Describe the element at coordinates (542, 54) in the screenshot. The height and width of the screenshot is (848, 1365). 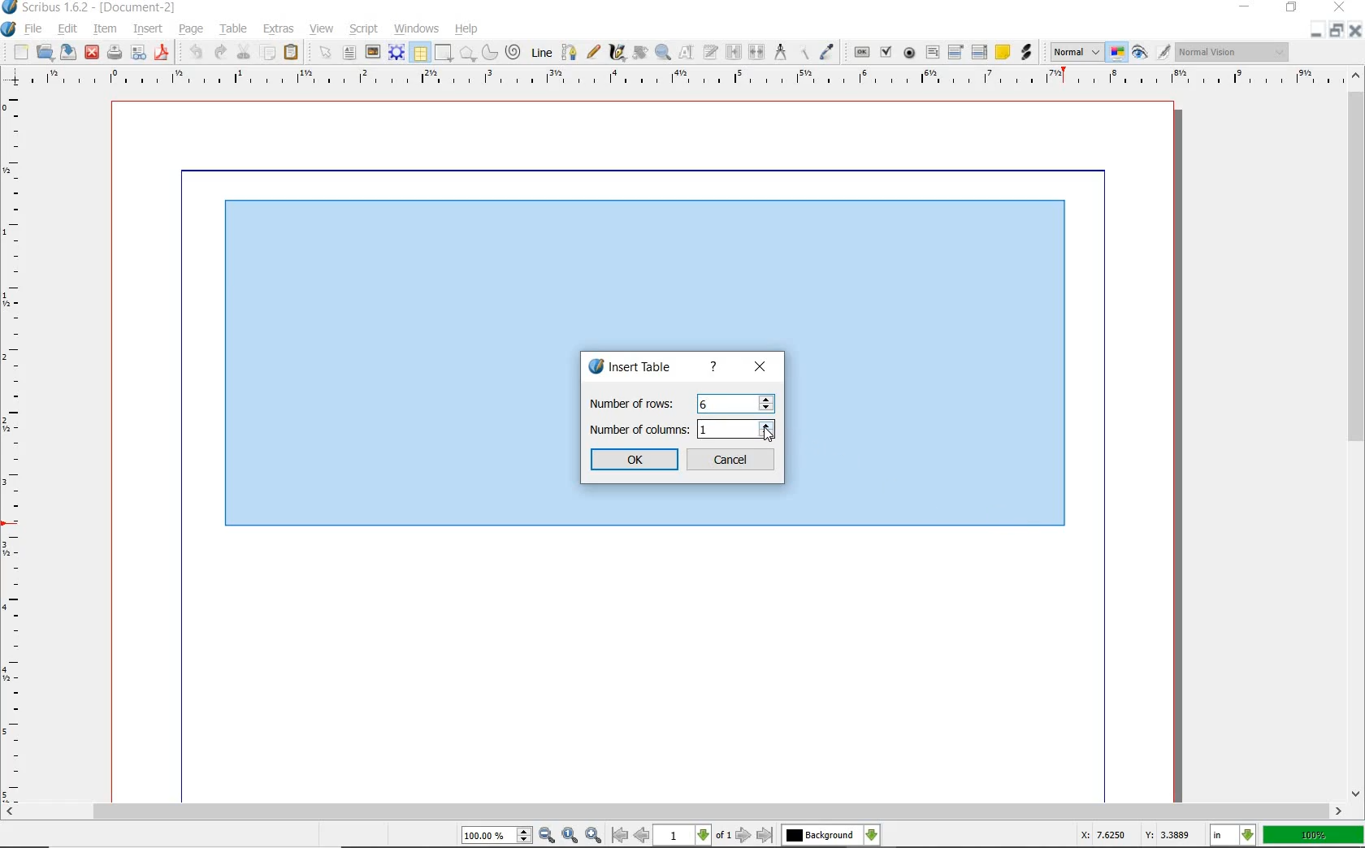
I see `line` at that location.